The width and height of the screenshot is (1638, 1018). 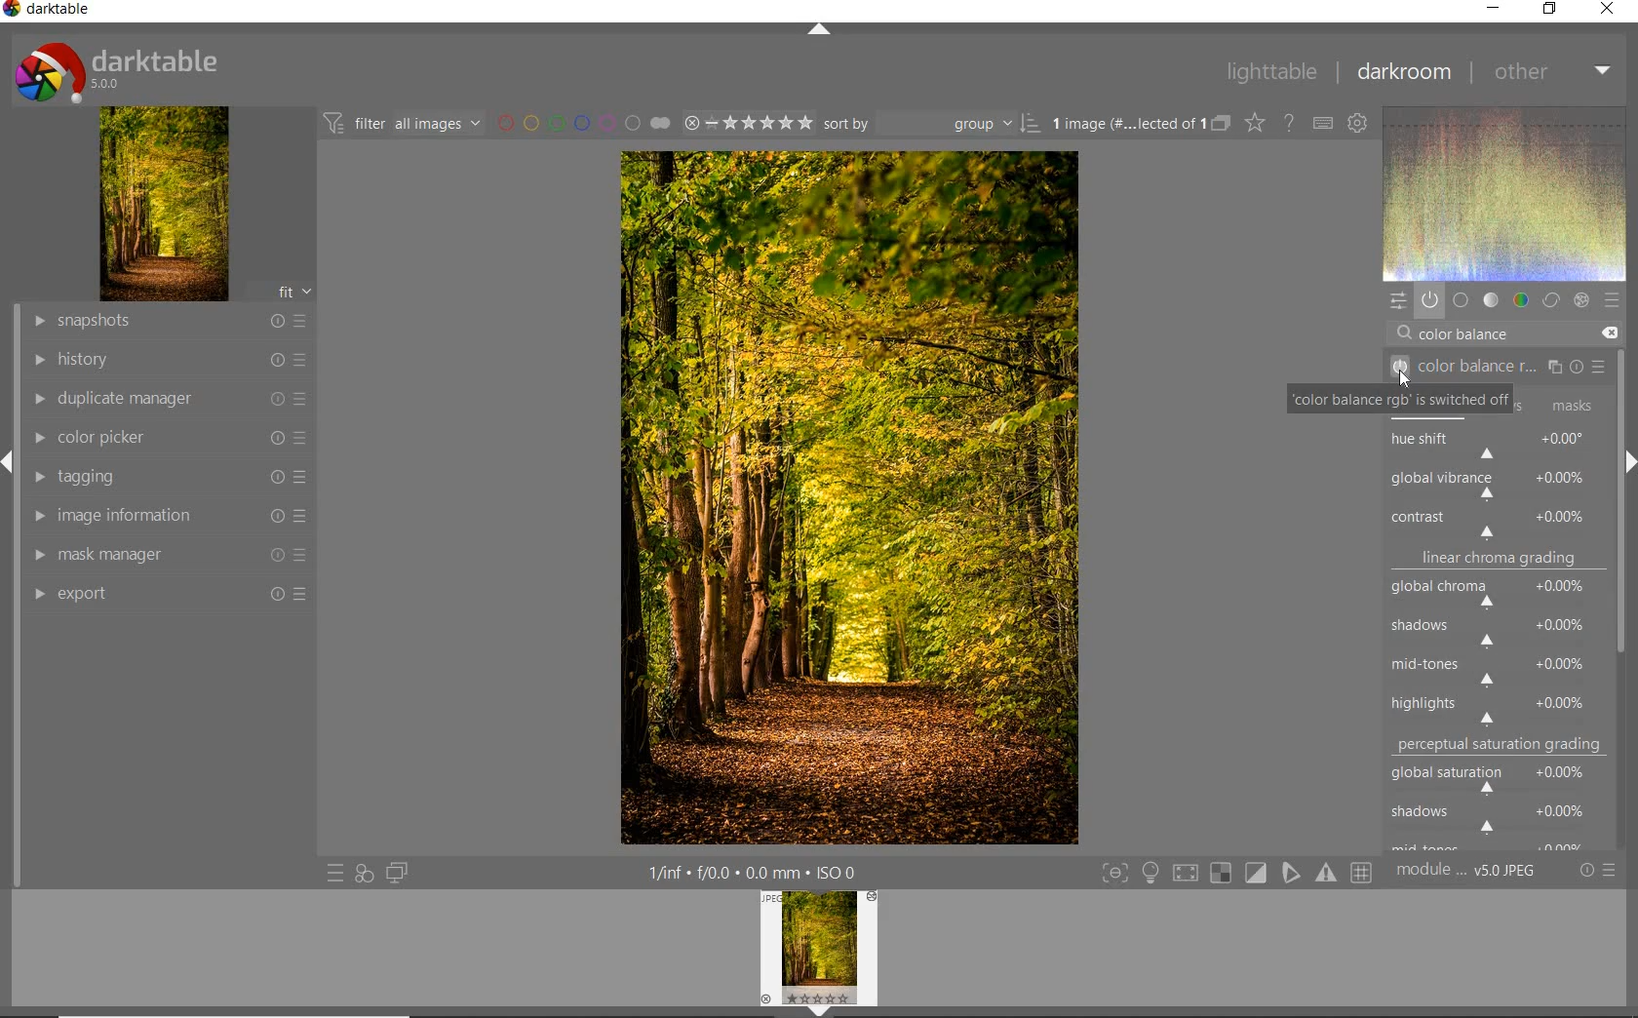 I want to click on image, so click(x=165, y=204).